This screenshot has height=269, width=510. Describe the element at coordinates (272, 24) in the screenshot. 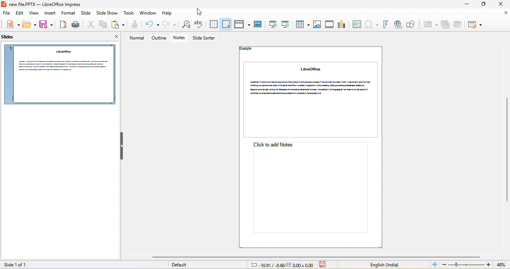

I see `start from first slide` at that location.